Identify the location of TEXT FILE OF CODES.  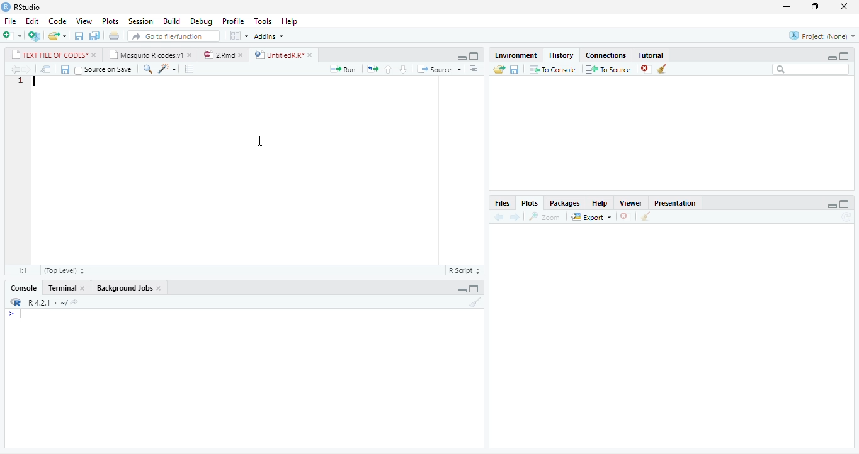
(49, 55).